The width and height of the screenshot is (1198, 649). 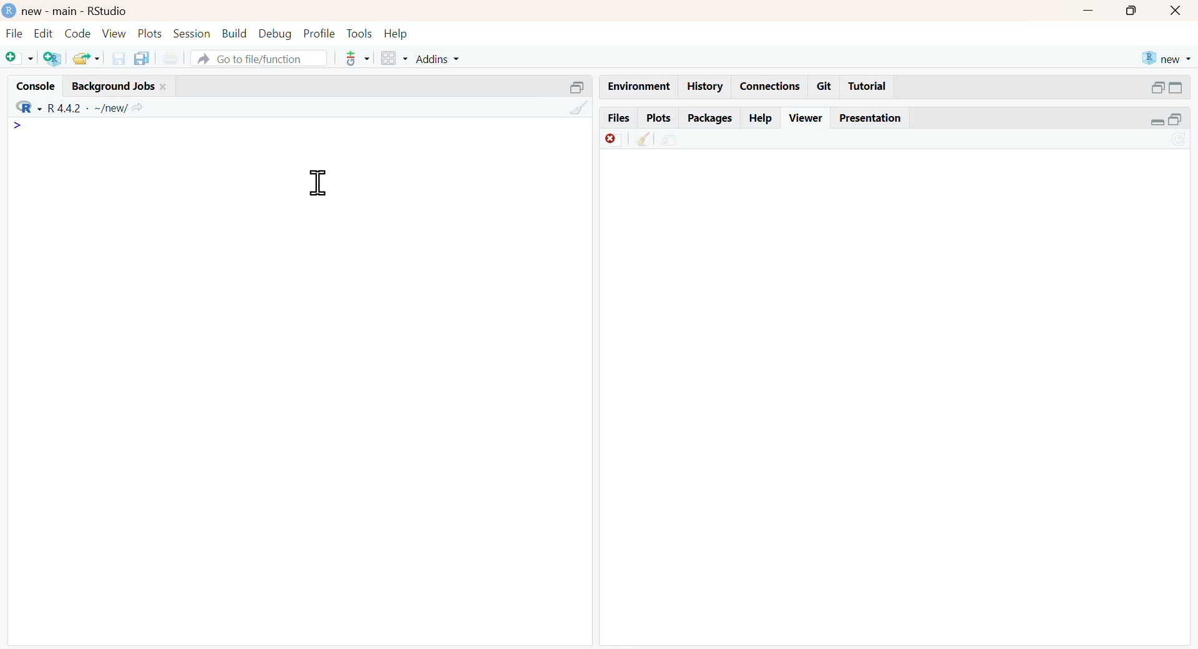 I want to click on Tools, so click(x=358, y=32).